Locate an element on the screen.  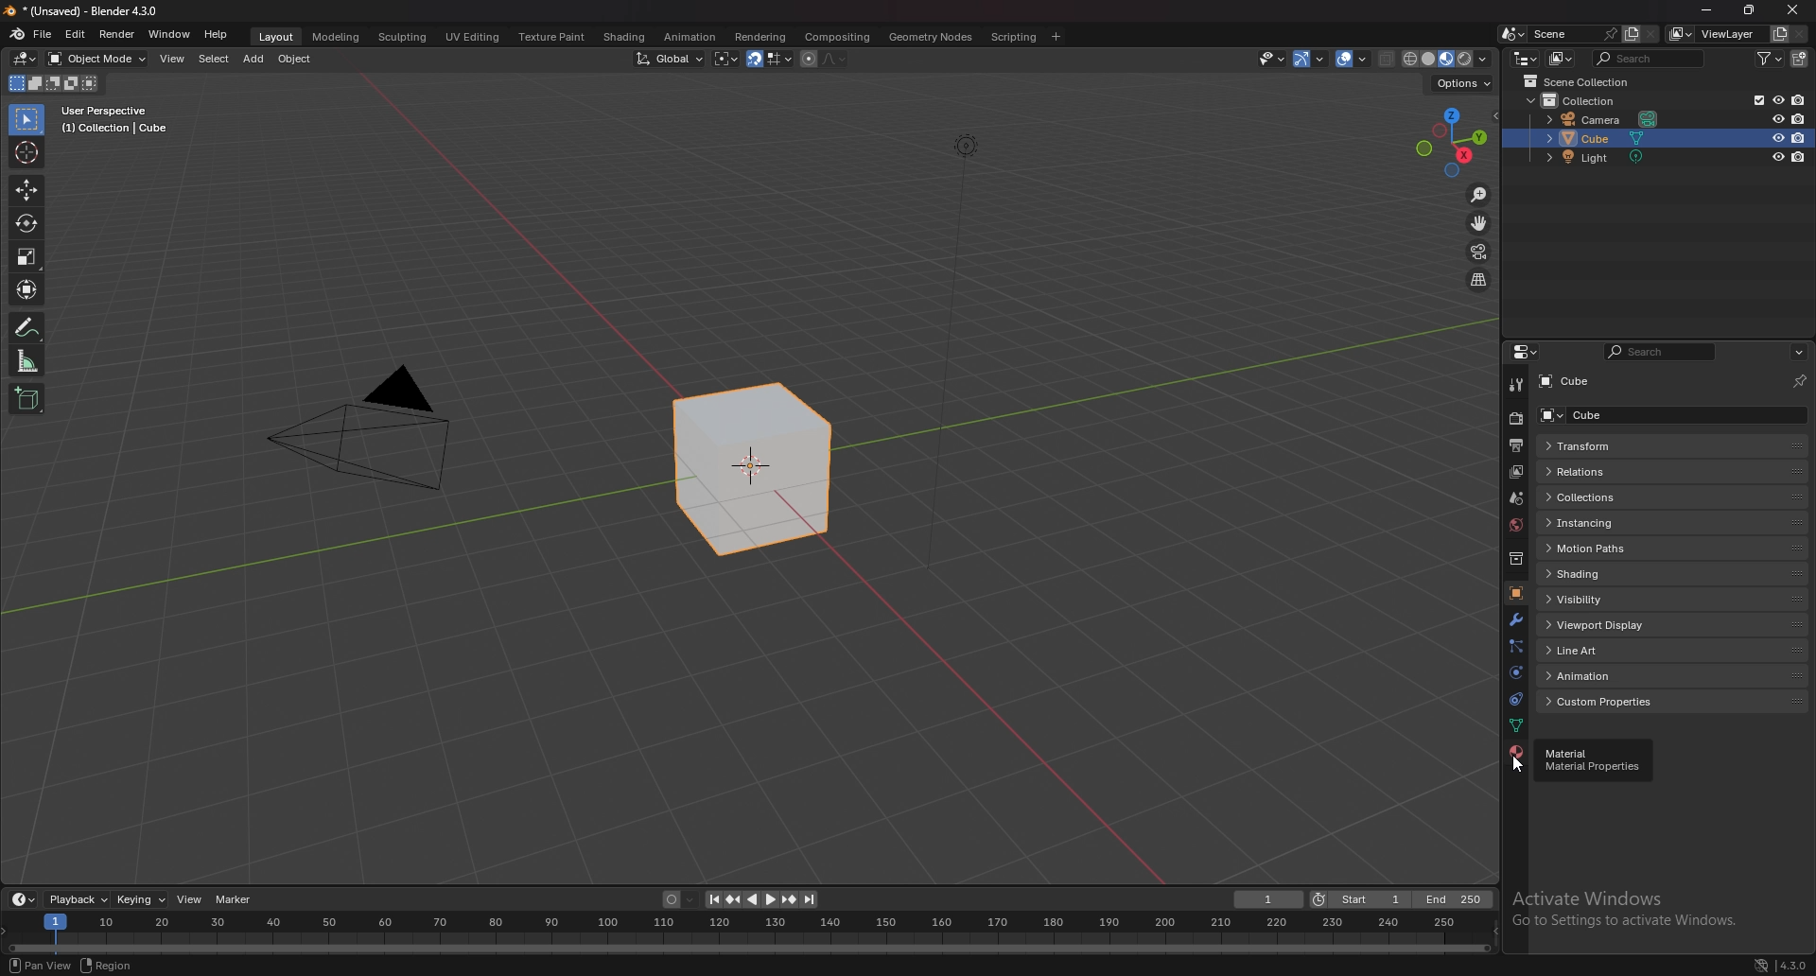
selectibility and visibility is located at coordinates (1273, 59).